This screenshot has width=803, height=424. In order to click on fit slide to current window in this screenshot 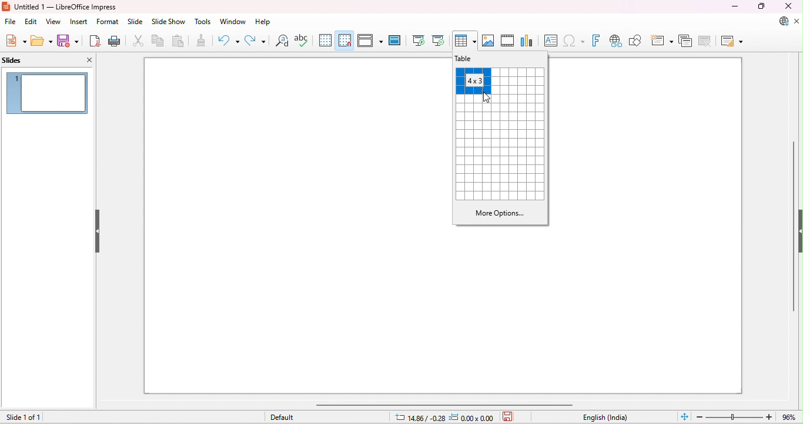, I will do `click(684, 416)`.